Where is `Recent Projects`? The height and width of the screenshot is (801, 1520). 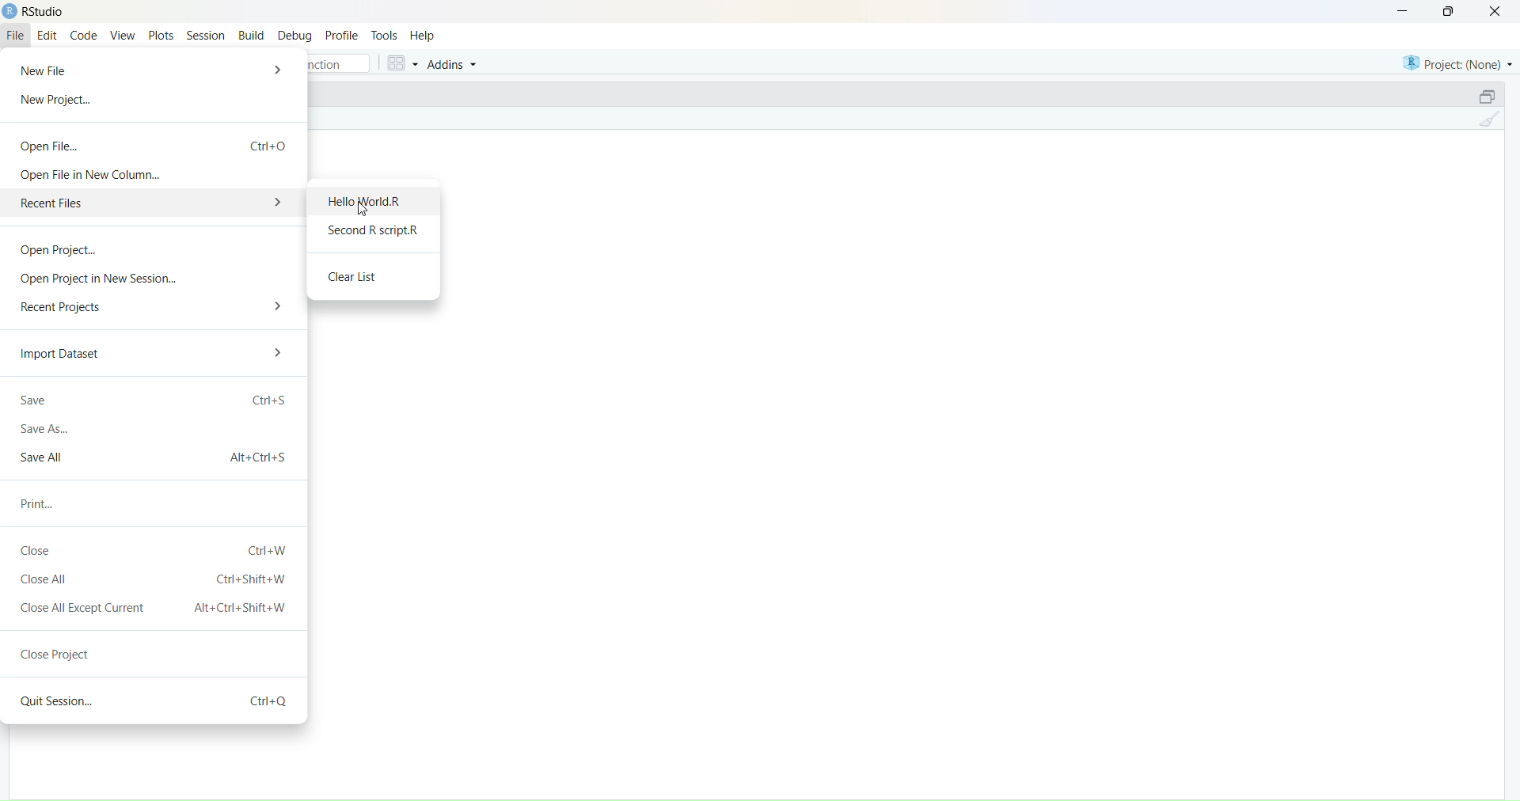
Recent Projects is located at coordinates (65, 309).